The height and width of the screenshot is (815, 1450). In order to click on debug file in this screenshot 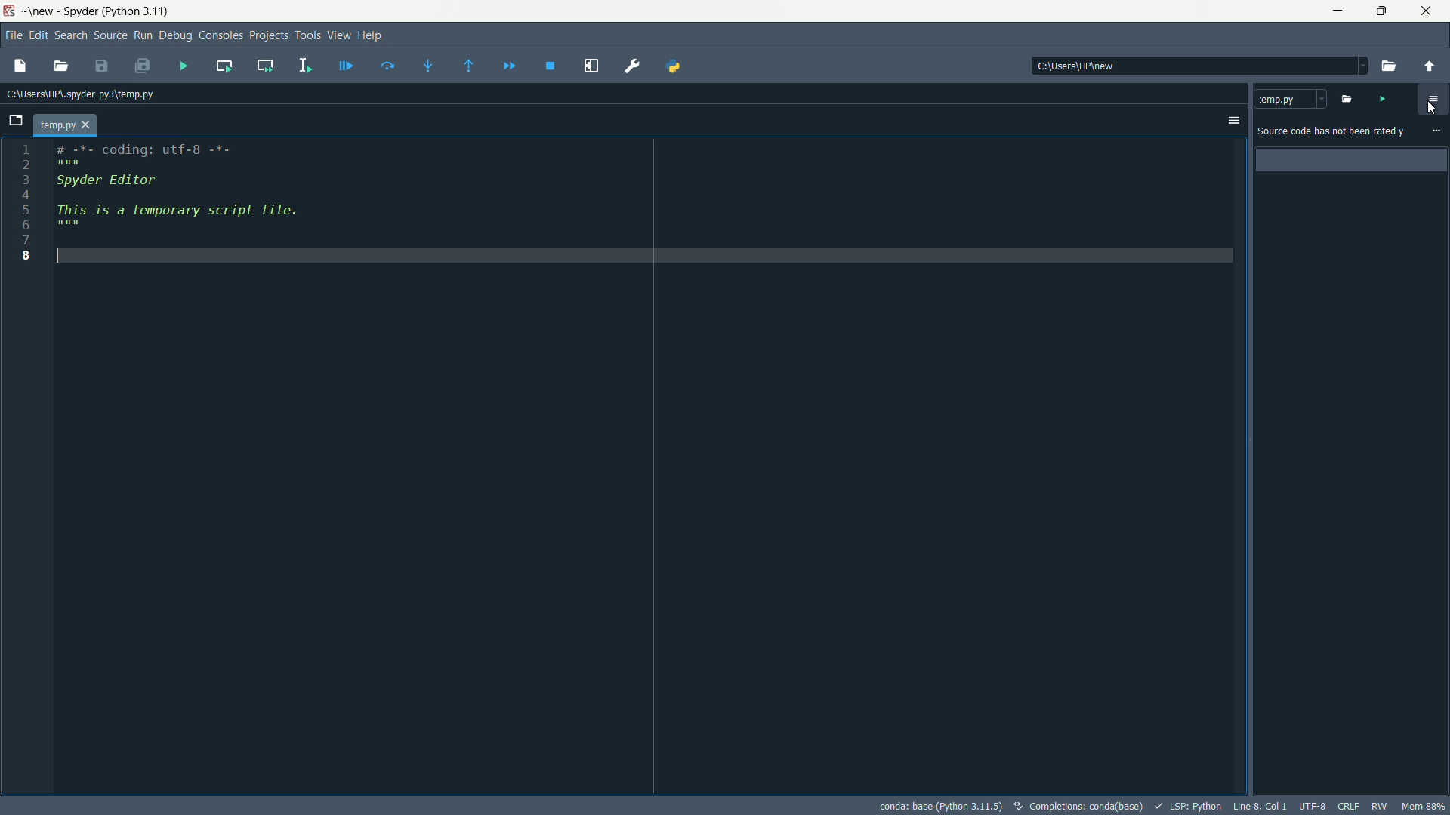, I will do `click(347, 67)`.